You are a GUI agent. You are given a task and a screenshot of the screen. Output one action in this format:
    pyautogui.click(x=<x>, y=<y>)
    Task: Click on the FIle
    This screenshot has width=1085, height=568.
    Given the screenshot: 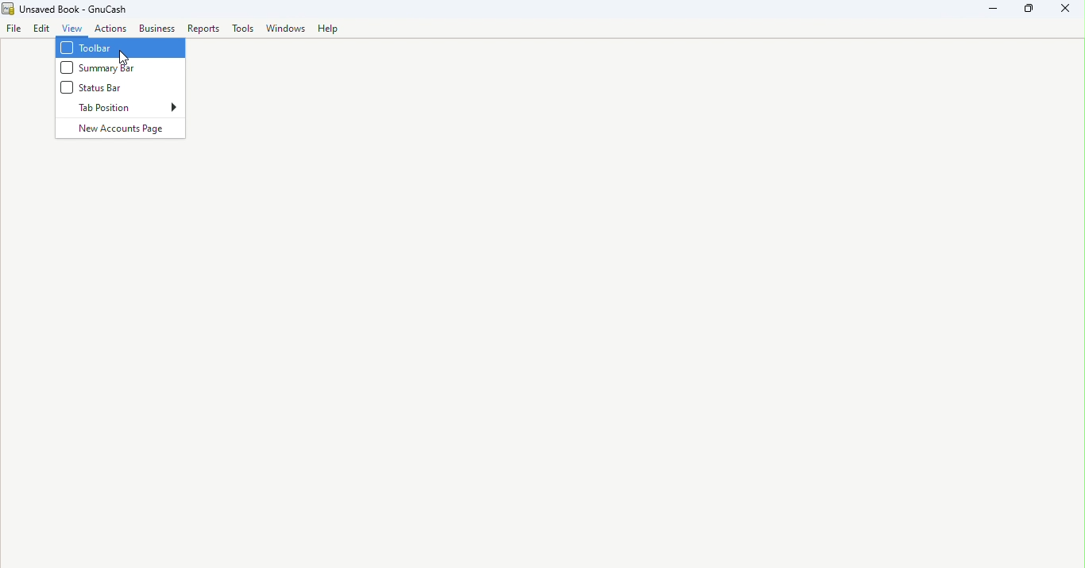 What is the action you would take?
    pyautogui.click(x=14, y=30)
    